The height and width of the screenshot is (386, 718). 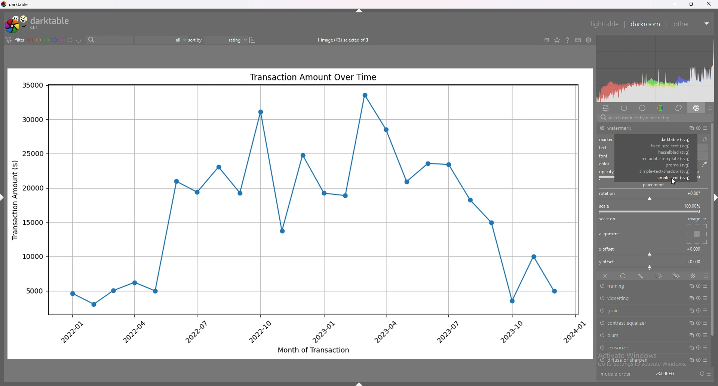 I want to click on simple text shadow svg, so click(x=659, y=171).